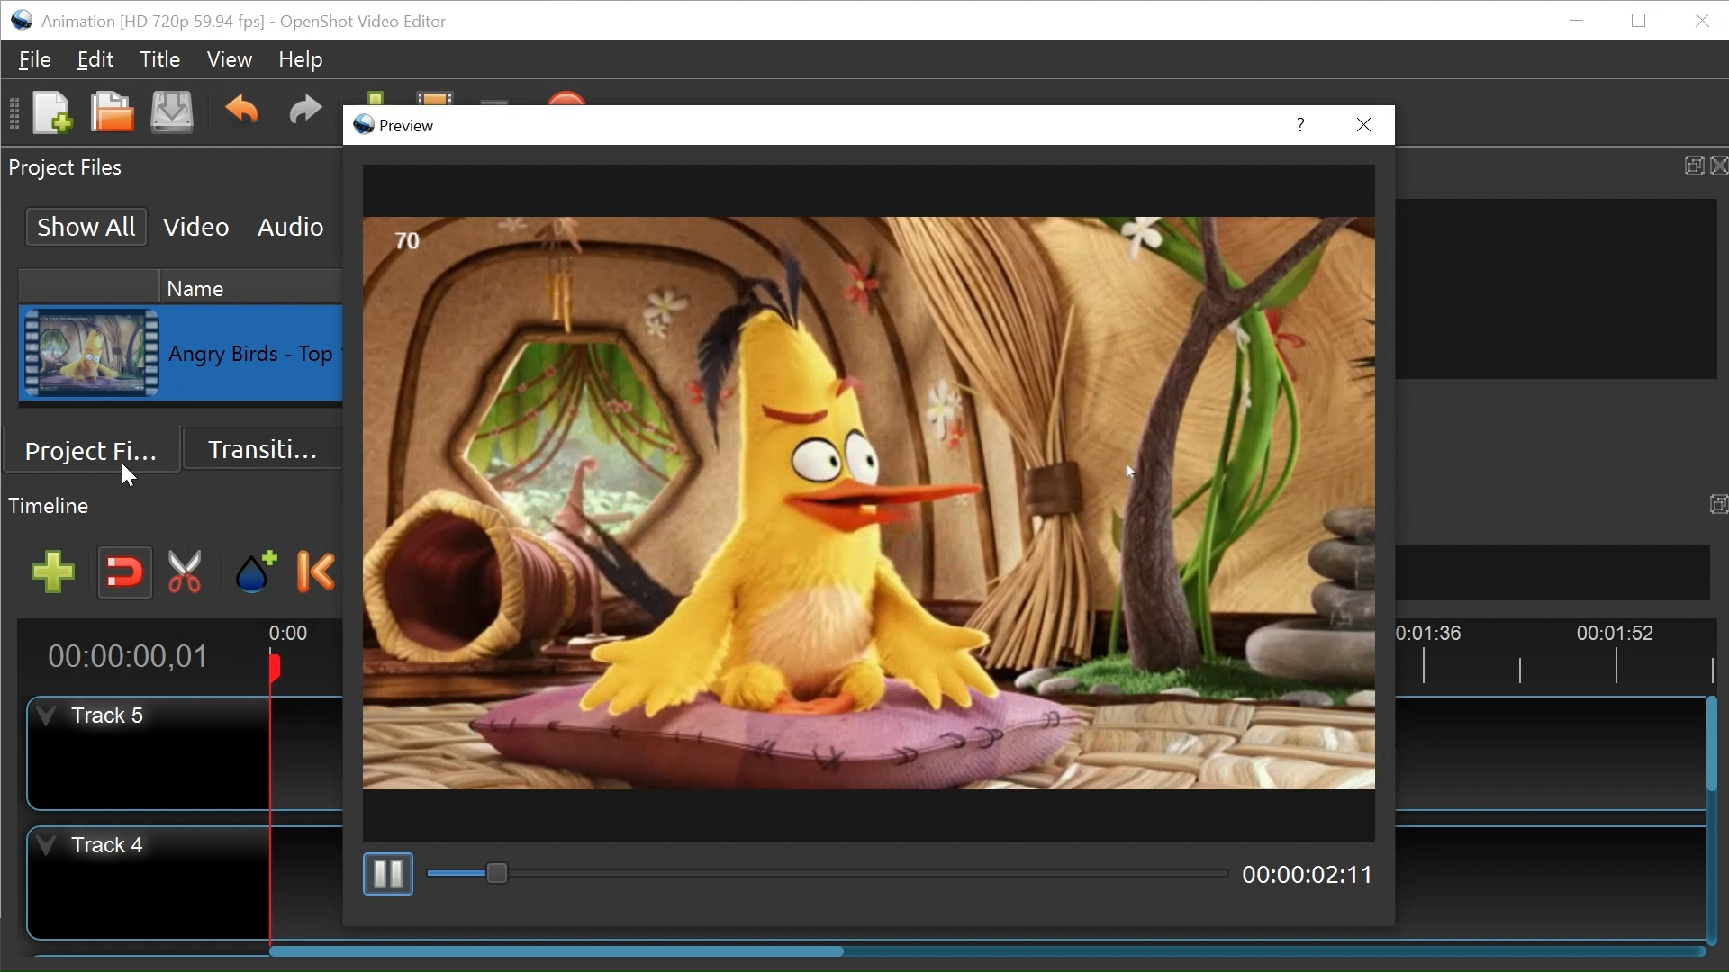 The height and width of the screenshot is (972, 1729). Describe the element at coordinates (175, 505) in the screenshot. I see `Timeline Panel` at that location.